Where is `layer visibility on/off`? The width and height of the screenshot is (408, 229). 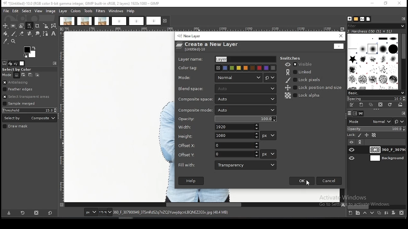
layer visibility on/off is located at coordinates (352, 142).